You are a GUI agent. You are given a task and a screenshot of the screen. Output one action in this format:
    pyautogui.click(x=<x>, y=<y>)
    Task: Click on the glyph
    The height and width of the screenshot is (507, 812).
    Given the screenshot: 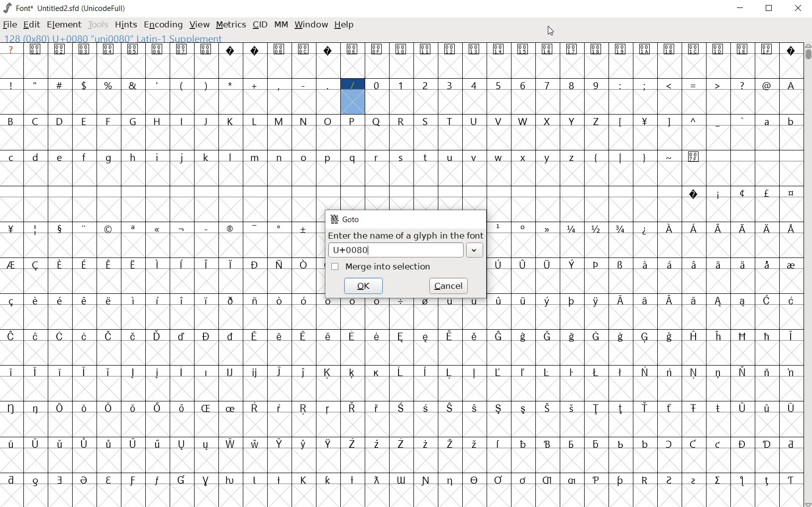 What is the action you would take?
    pyautogui.click(x=256, y=373)
    